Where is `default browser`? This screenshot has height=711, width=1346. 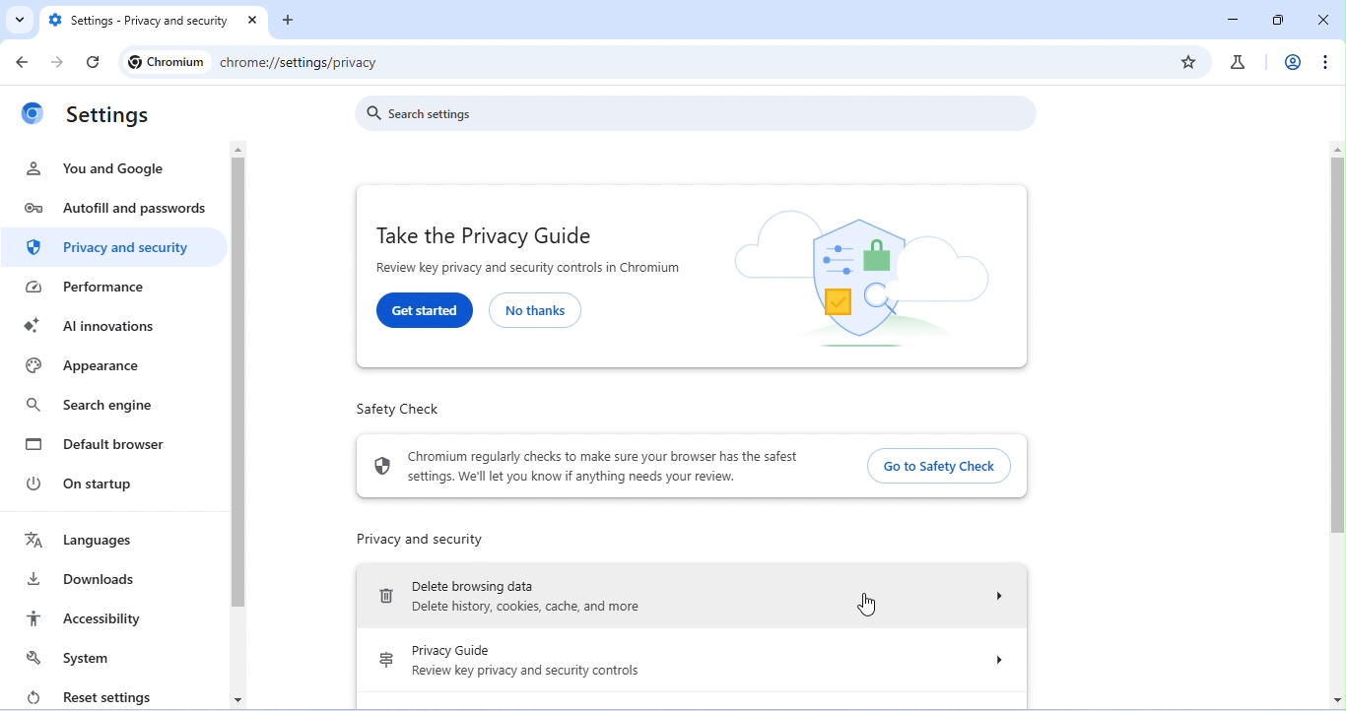
default browser is located at coordinates (99, 443).